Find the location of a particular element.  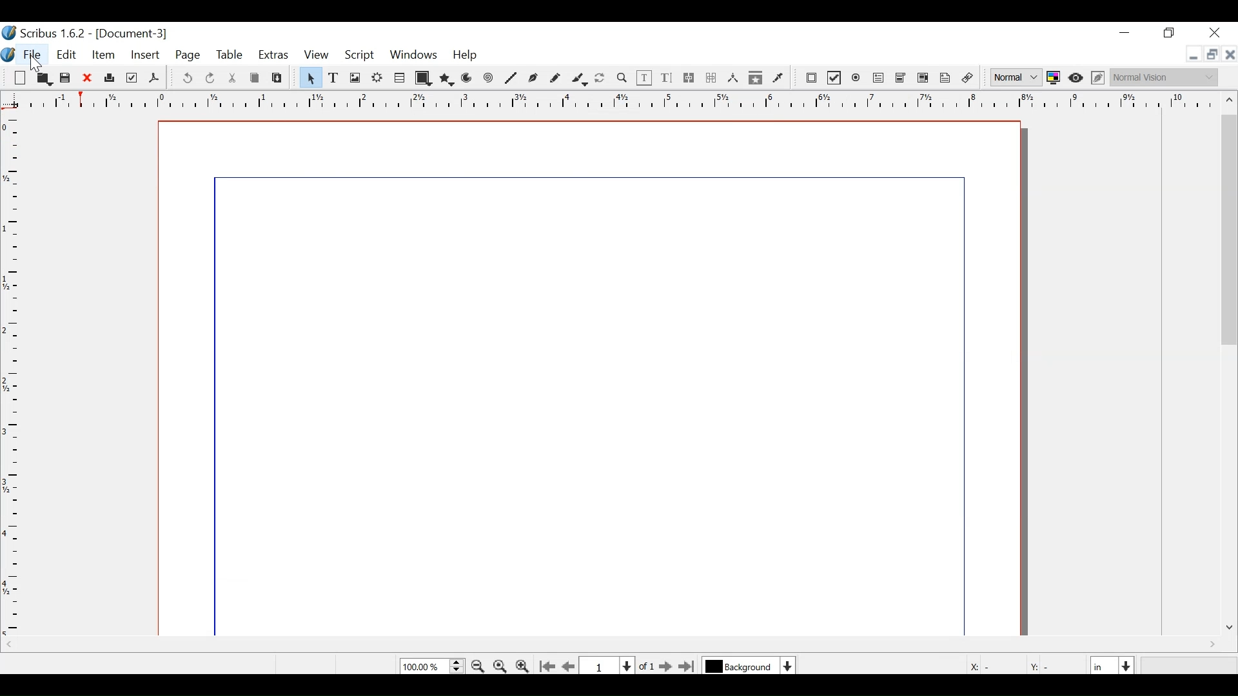

Eyedropper is located at coordinates (778, 78).